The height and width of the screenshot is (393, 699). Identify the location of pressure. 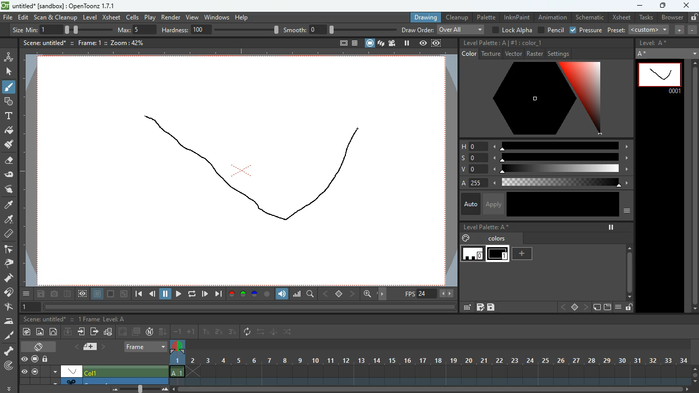
(587, 31).